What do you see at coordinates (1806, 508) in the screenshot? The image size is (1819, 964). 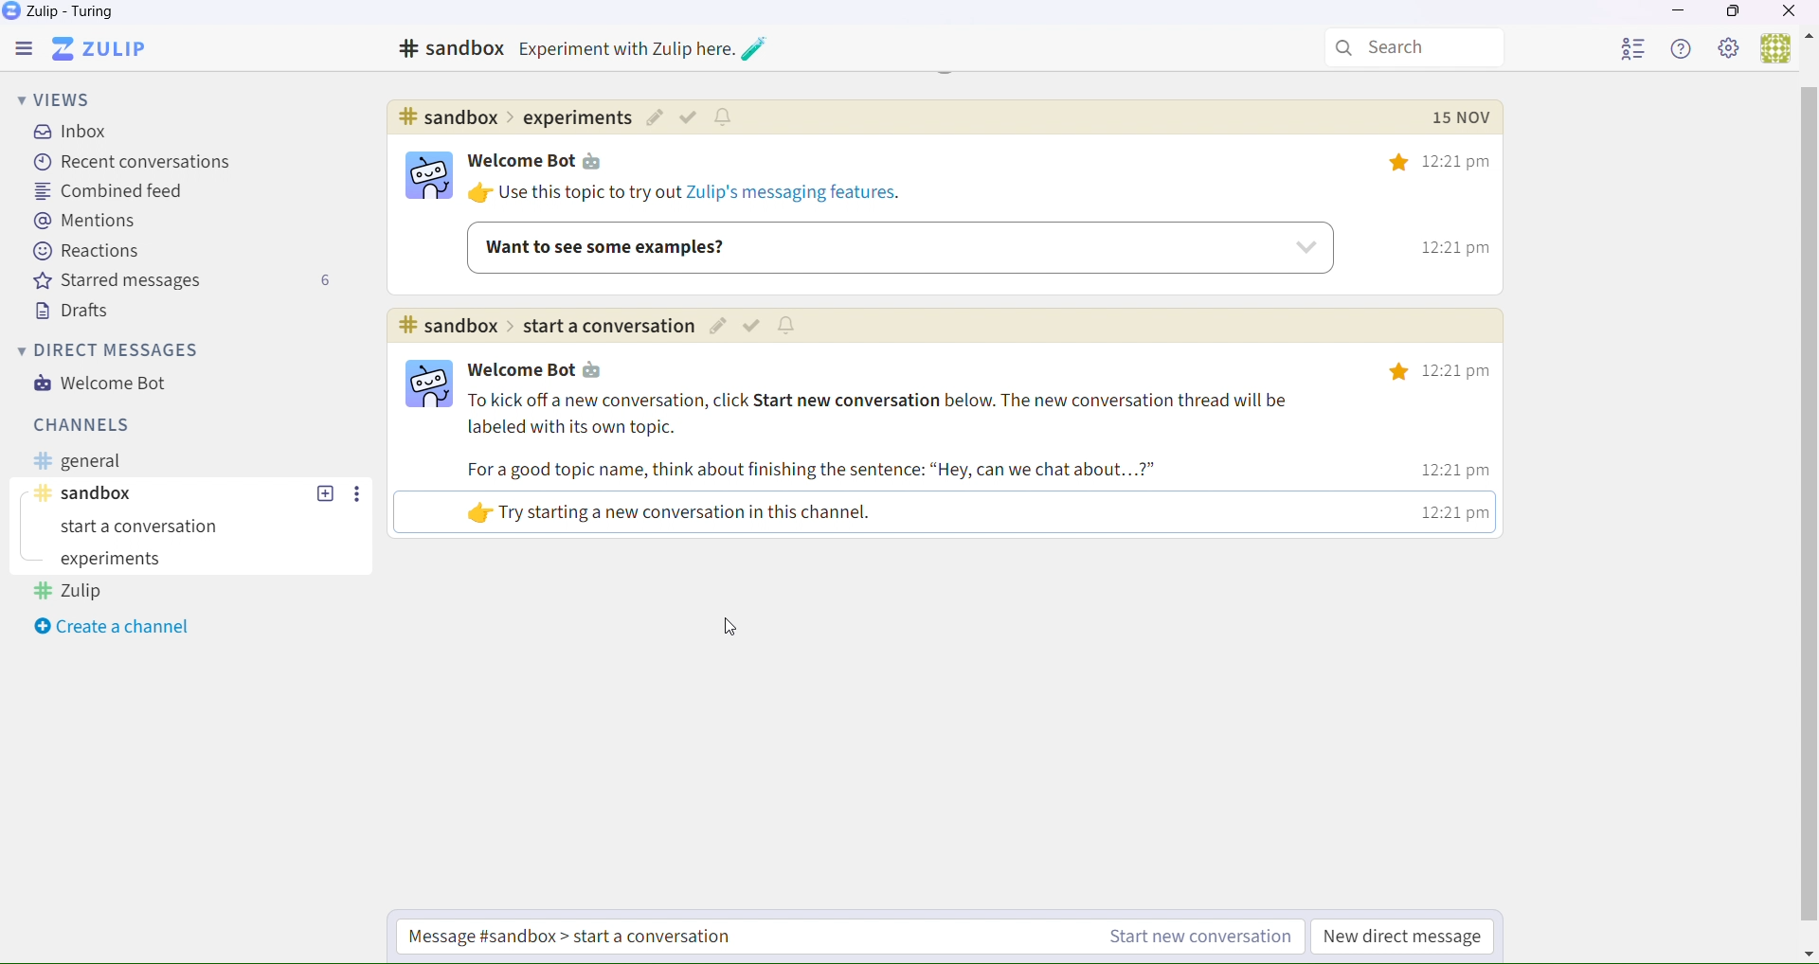 I see `horizontal scroll bar` at bounding box center [1806, 508].